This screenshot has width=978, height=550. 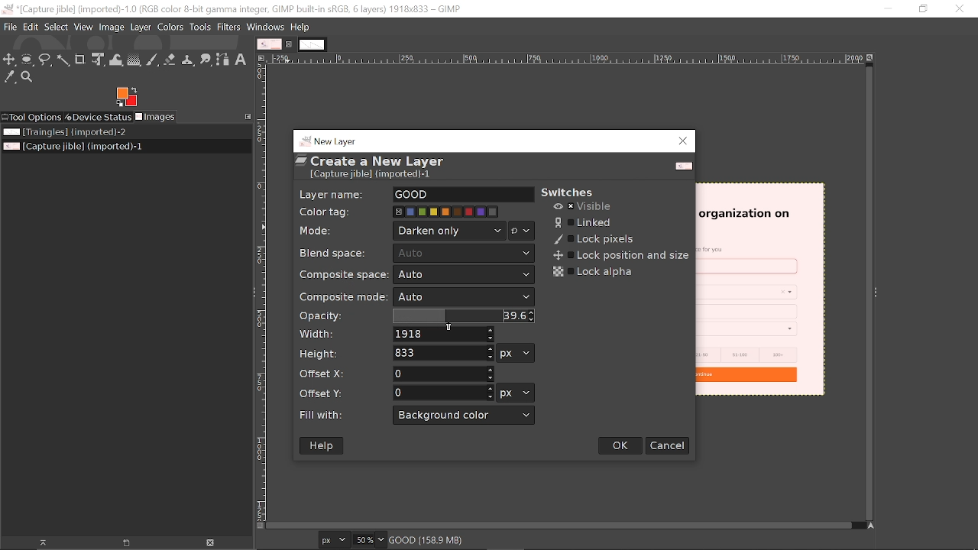 I want to click on Images, so click(x=156, y=117).